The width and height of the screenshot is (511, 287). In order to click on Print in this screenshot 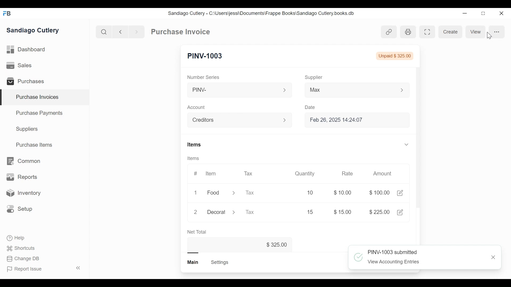, I will do `click(408, 32)`.